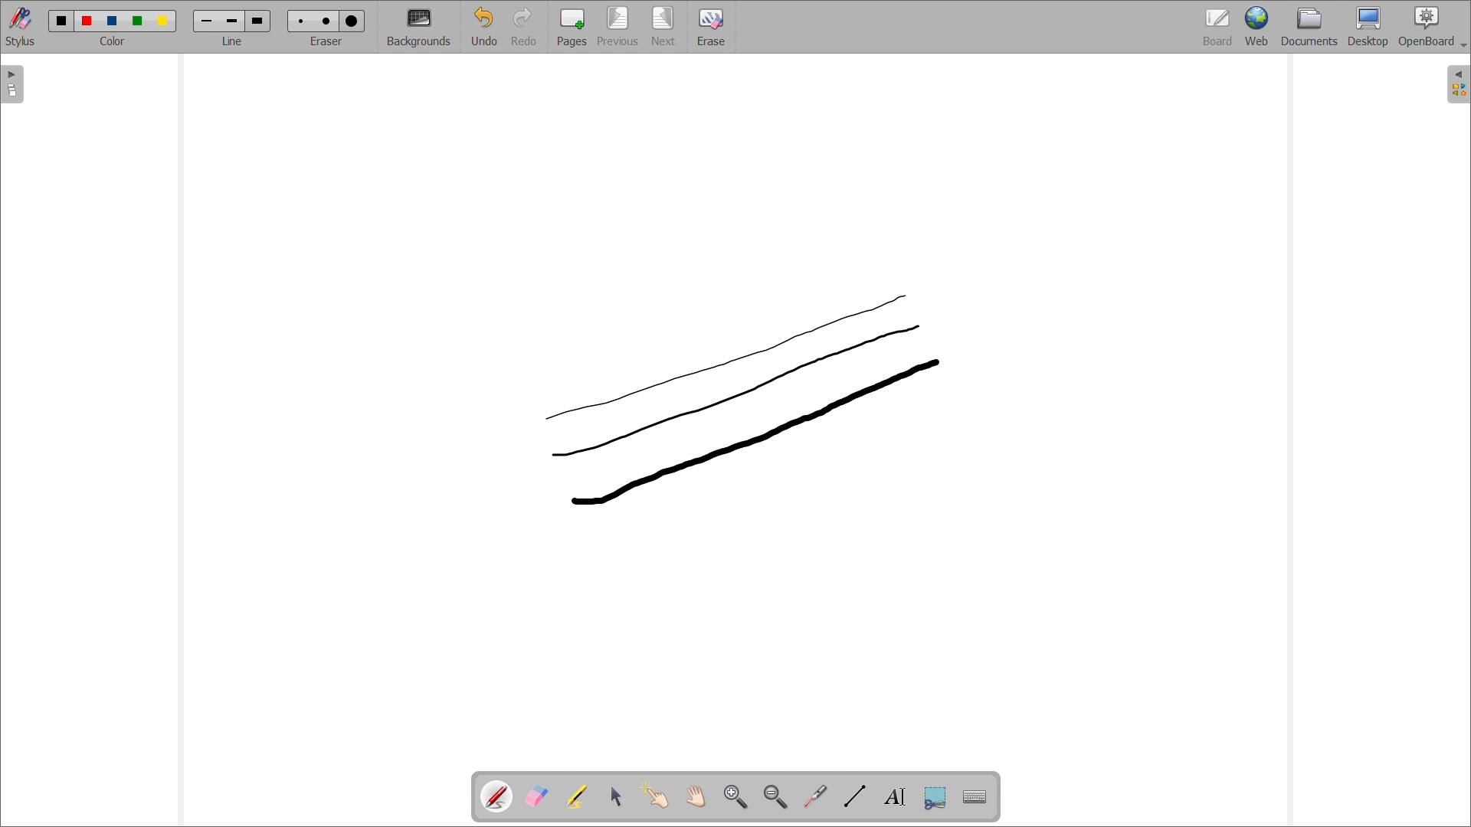  What do you see at coordinates (618, 26) in the screenshot?
I see `previous page` at bounding box center [618, 26].